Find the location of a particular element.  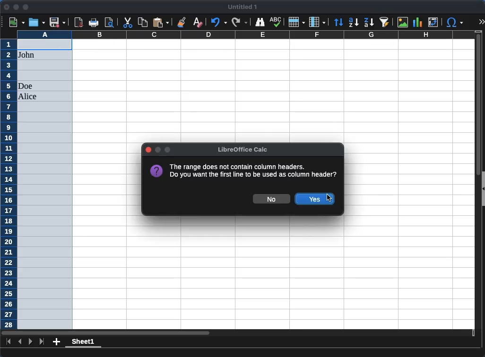

undo is located at coordinates (218, 23).